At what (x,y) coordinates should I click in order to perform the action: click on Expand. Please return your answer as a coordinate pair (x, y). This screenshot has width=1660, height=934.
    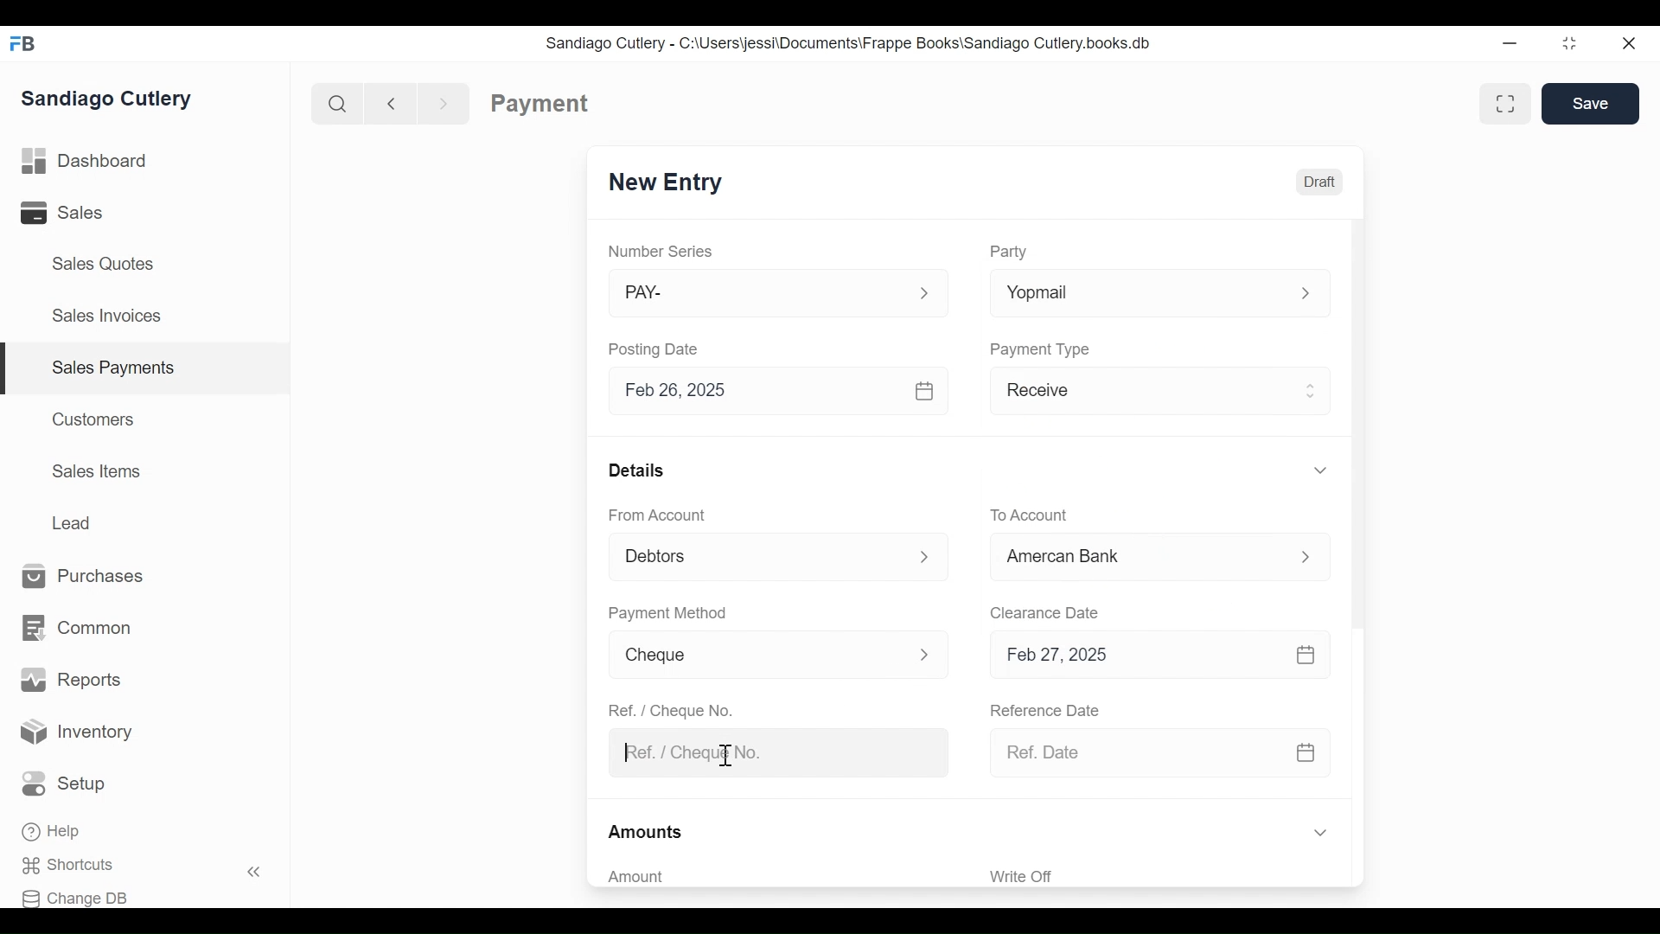
    Looking at the image, I should click on (1319, 470).